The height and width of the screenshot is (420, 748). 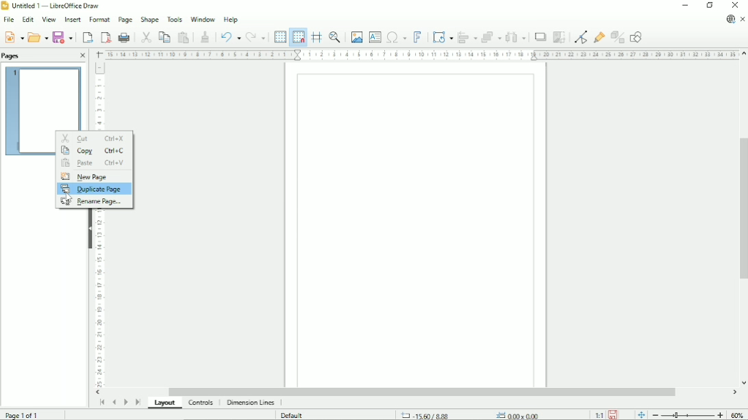 What do you see at coordinates (640, 414) in the screenshot?
I see `Fit page to current window` at bounding box center [640, 414].